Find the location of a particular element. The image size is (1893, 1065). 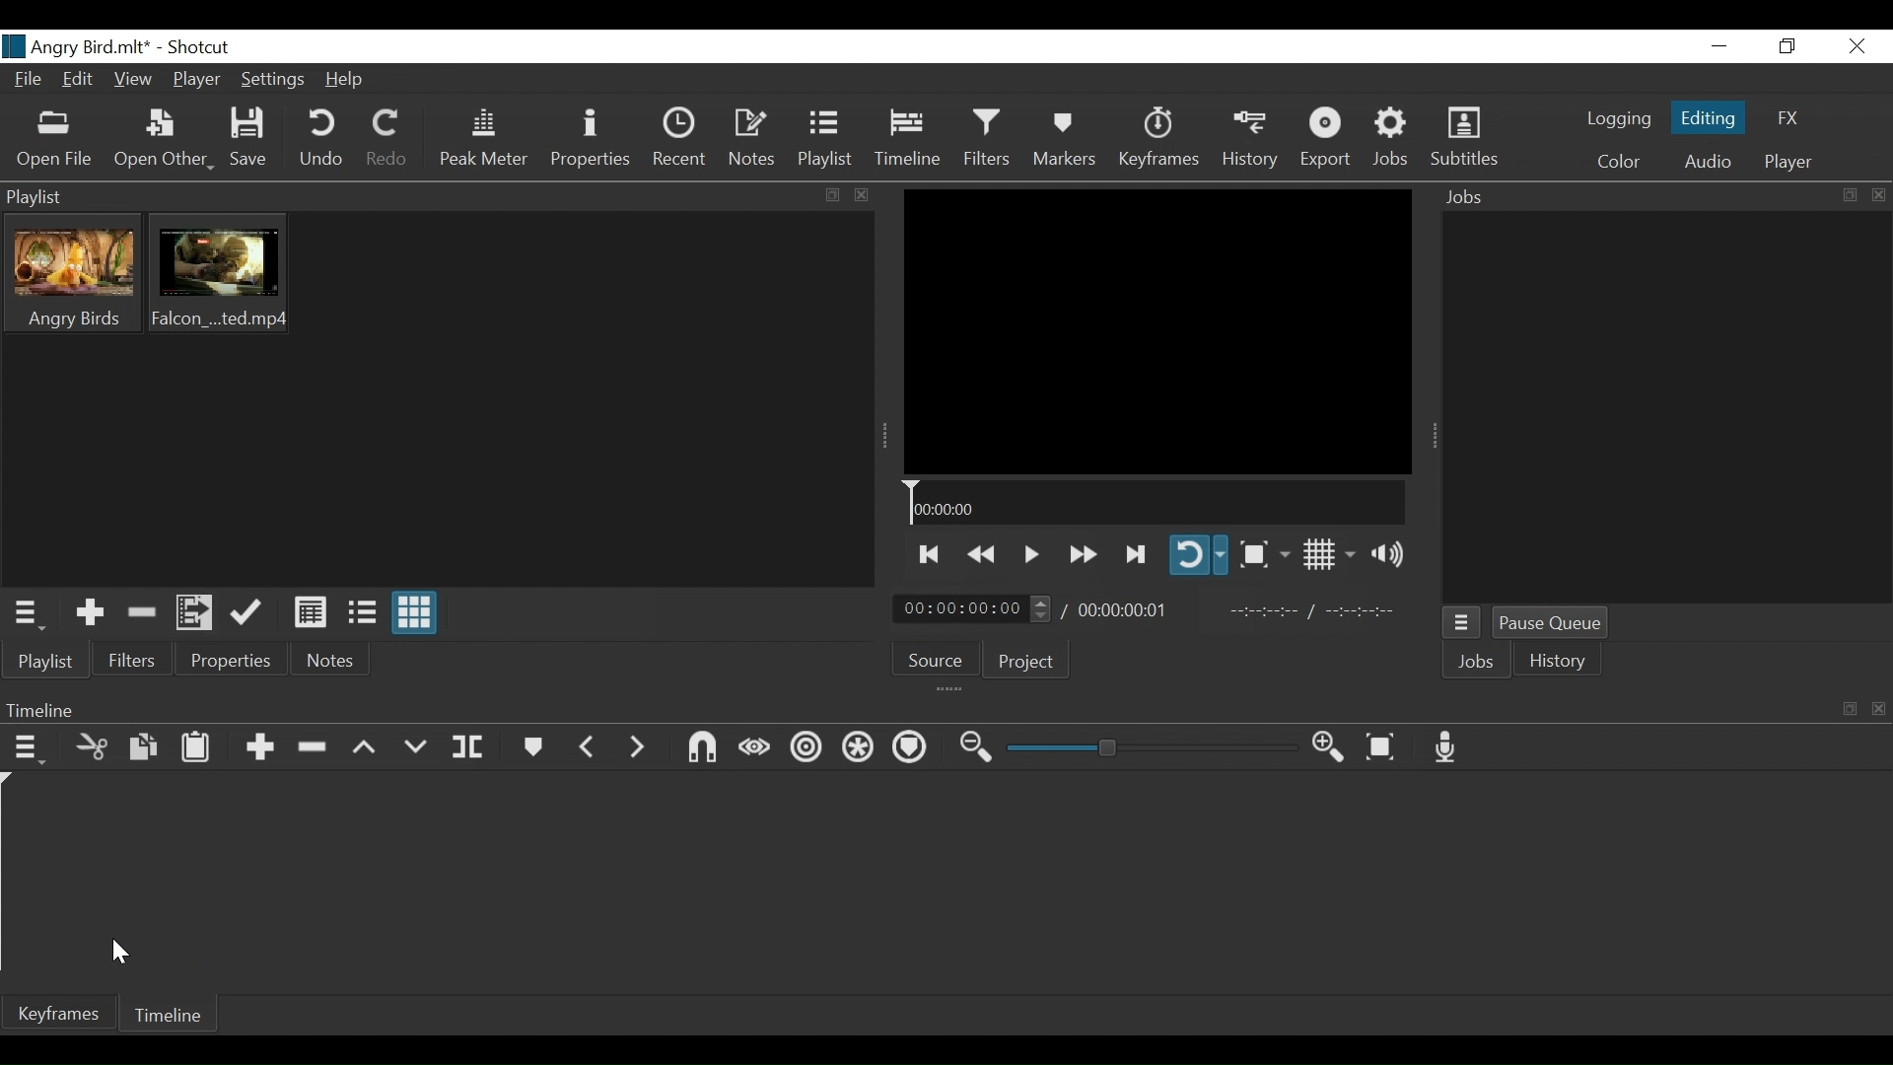

Player is located at coordinates (196, 80).